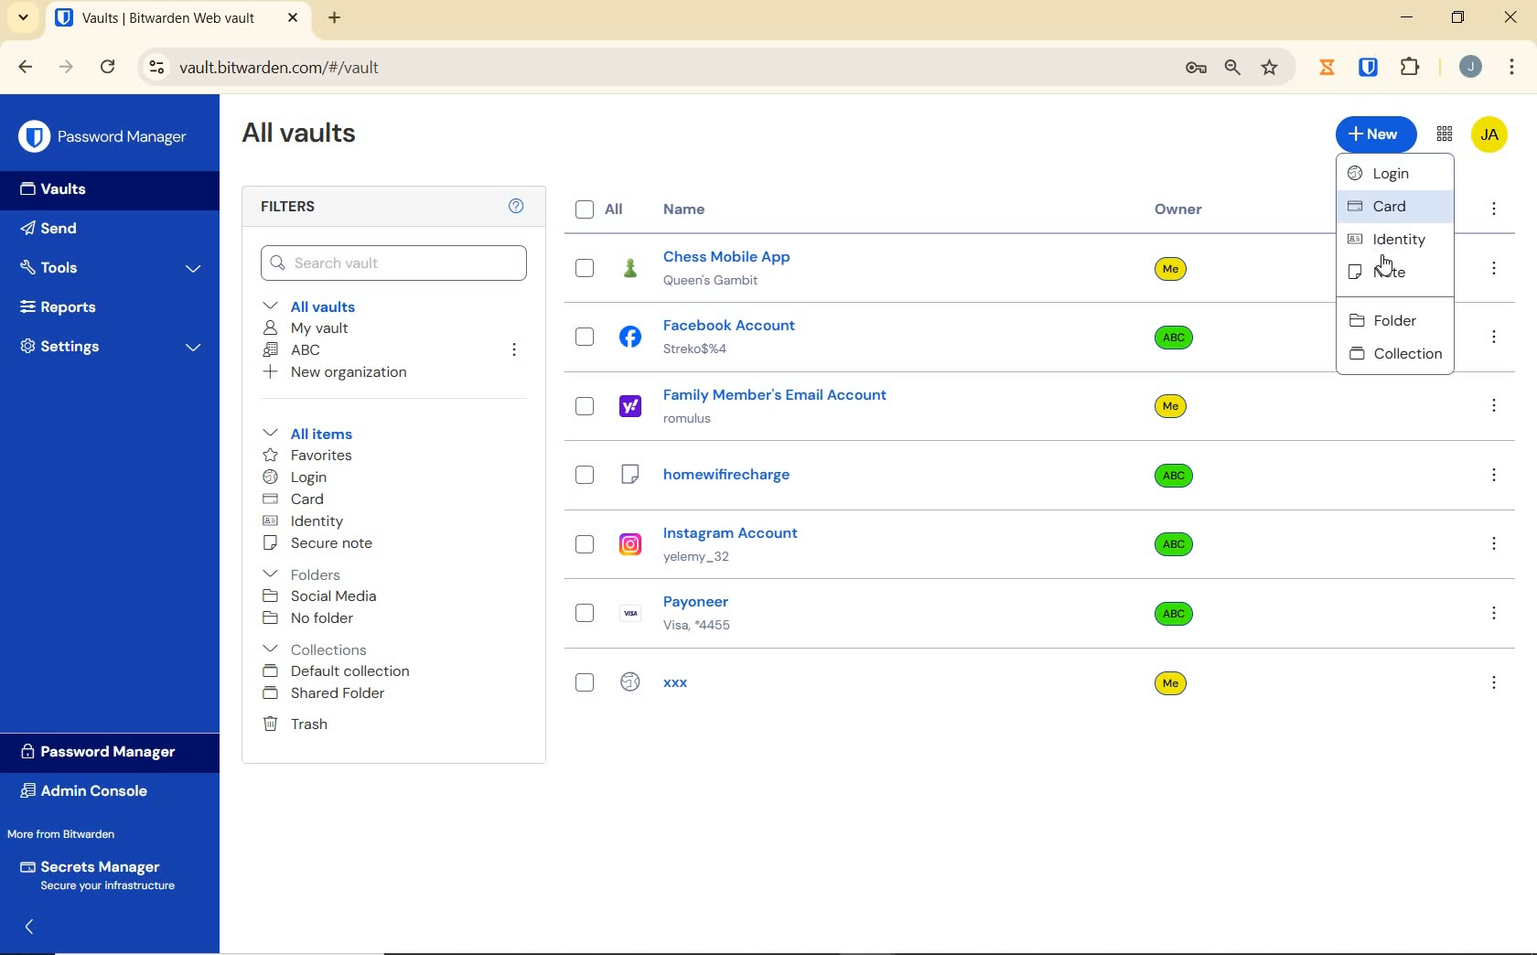  What do you see at coordinates (62, 191) in the screenshot?
I see `Vaults` at bounding box center [62, 191].